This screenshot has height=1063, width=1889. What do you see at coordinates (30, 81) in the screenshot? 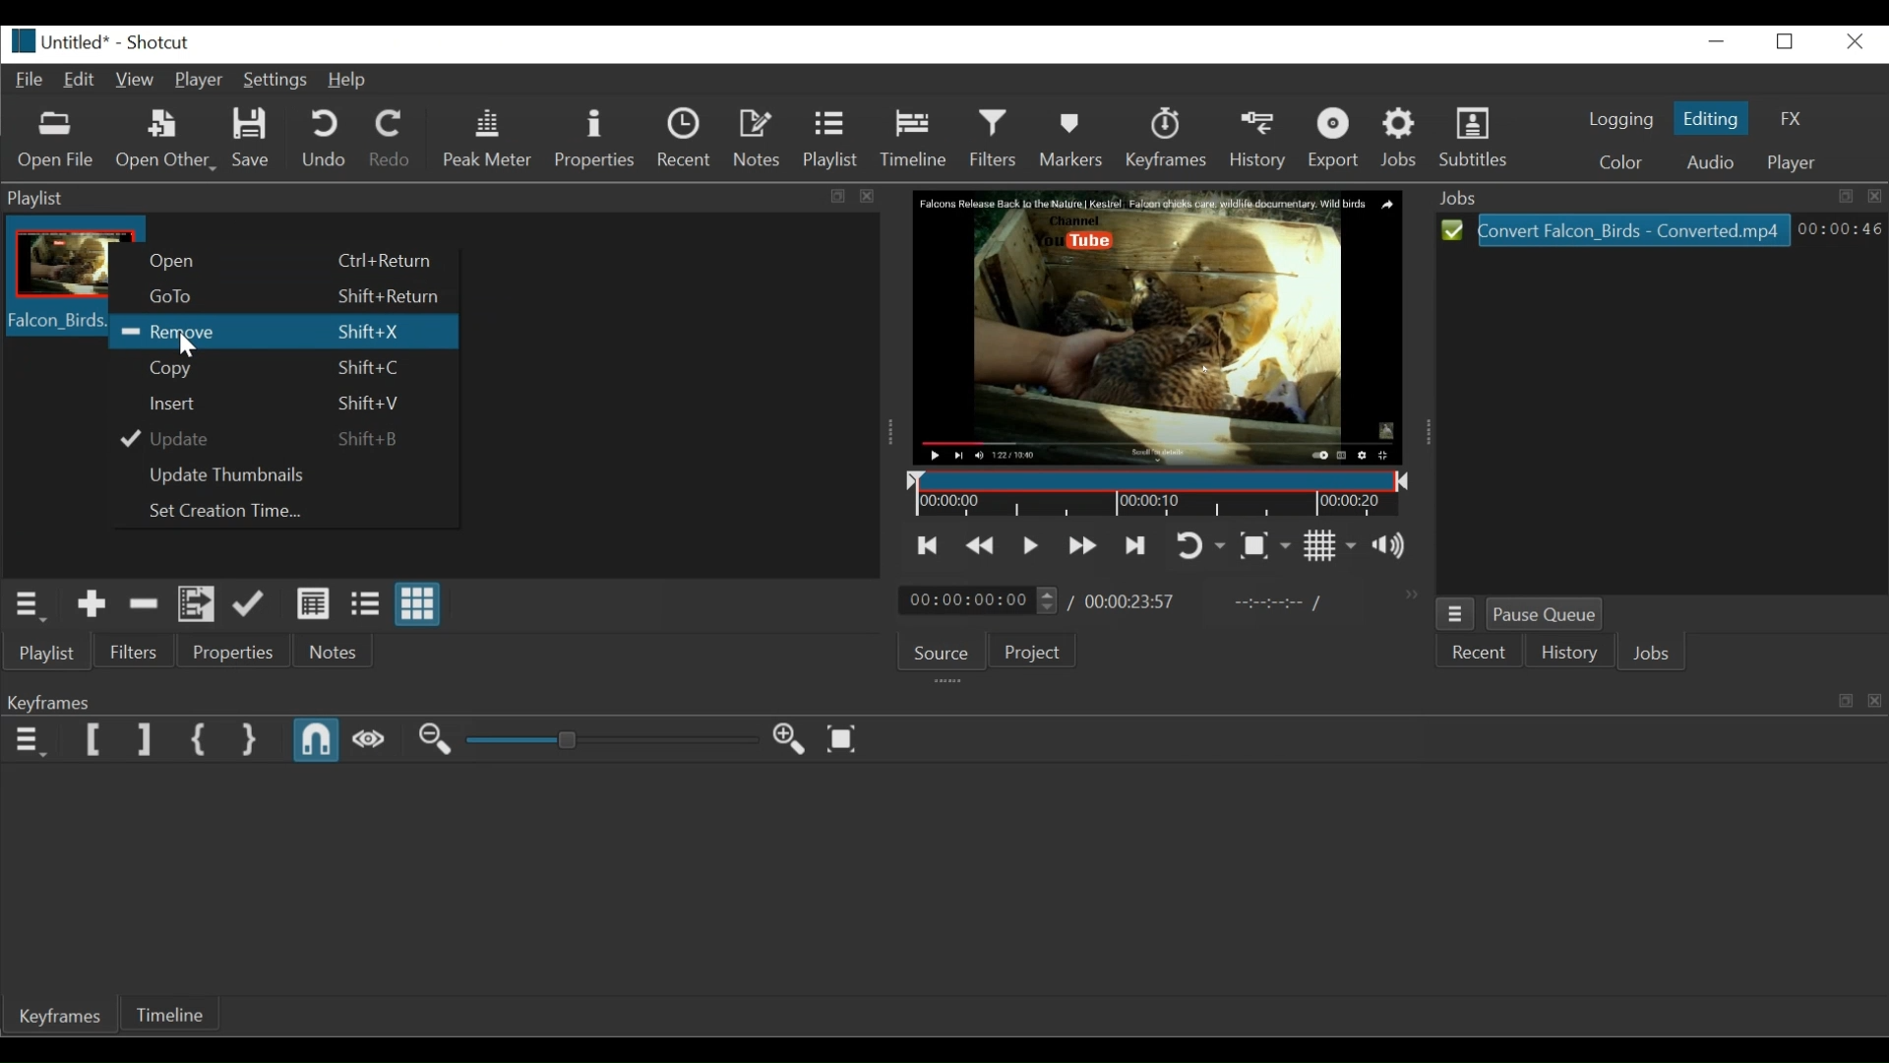
I see `File` at bounding box center [30, 81].